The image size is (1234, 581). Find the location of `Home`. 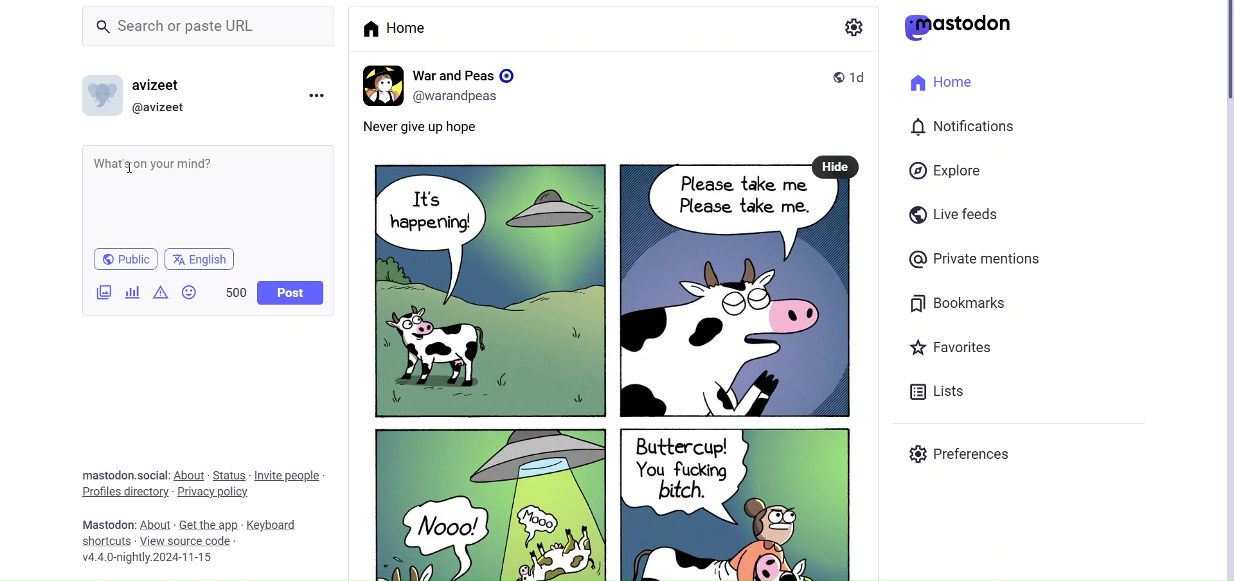

Home is located at coordinates (396, 28).